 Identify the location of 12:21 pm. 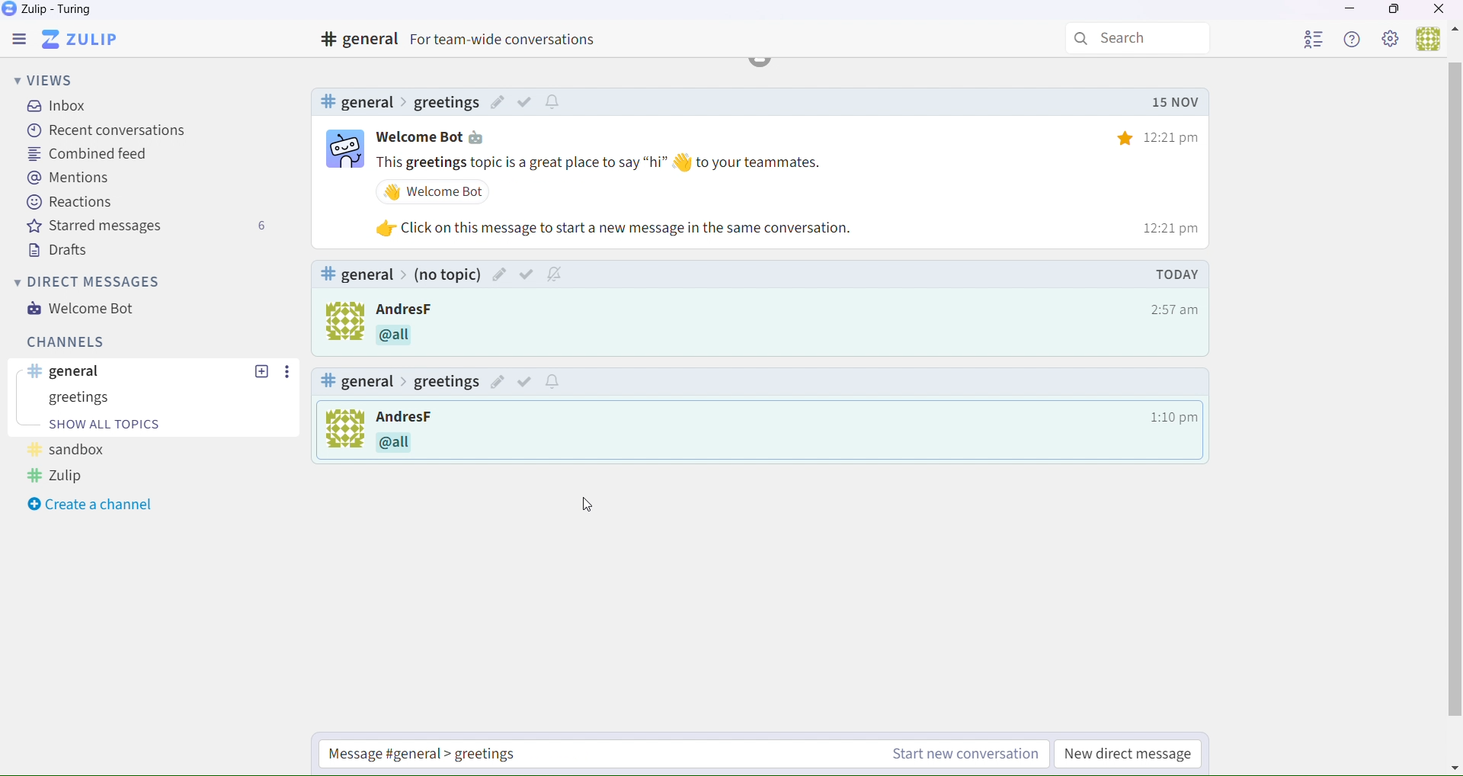
(1175, 309).